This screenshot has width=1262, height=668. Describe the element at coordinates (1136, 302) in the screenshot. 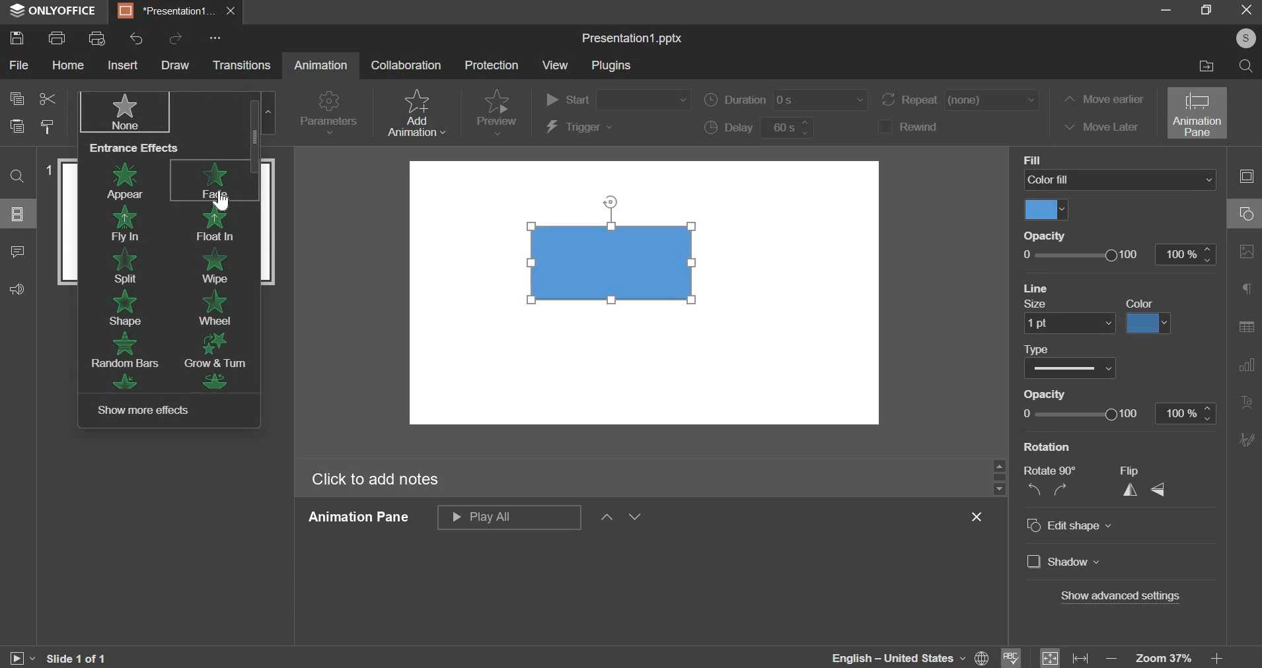

I see `Color` at that location.